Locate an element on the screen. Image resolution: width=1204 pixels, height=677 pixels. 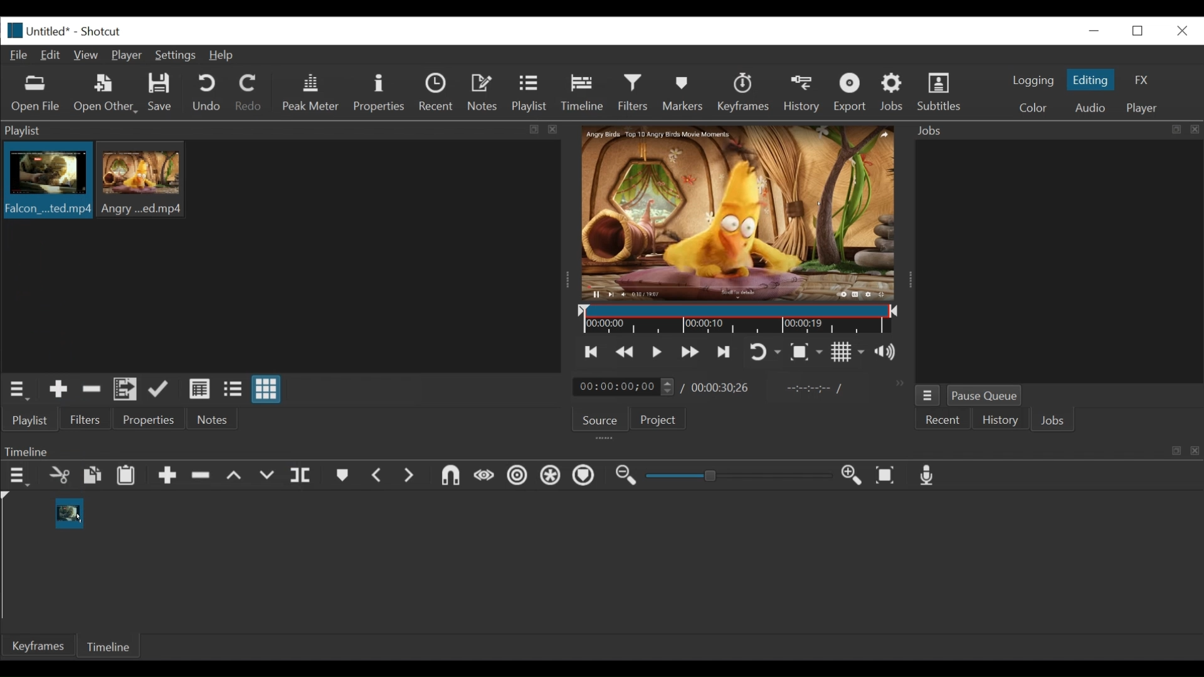
playlist is located at coordinates (29, 420).